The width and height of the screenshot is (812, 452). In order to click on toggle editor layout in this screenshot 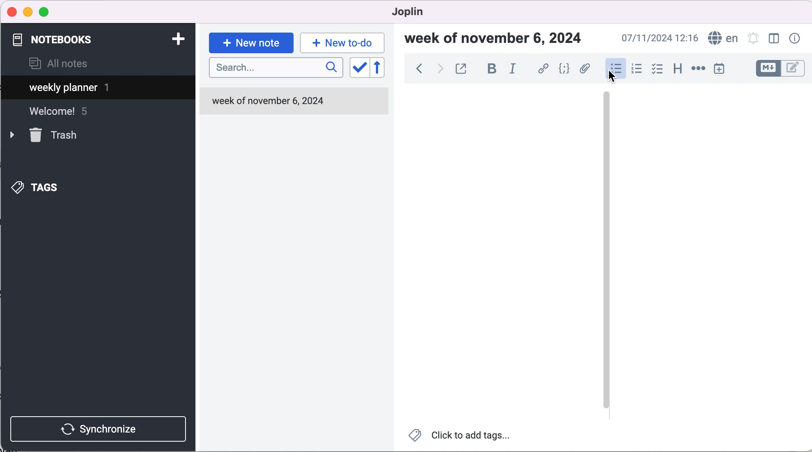, I will do `click(776, 39)`.